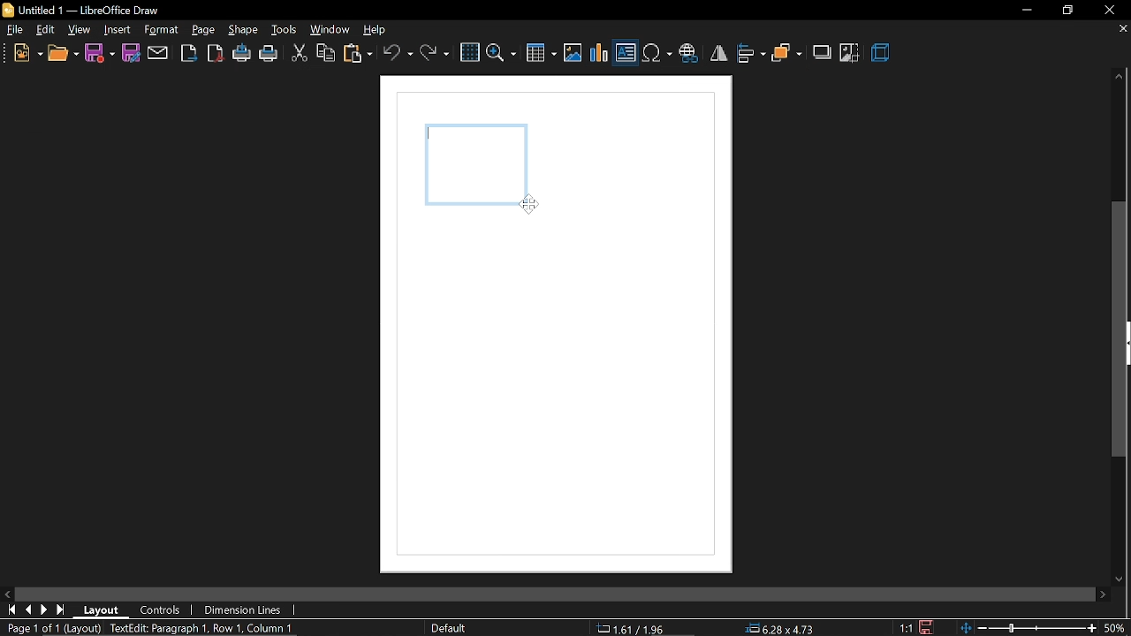 This screenshot has width=1131, height=636. Describe the element at coordinates (80, 30) in the screenshot. I see `view` at that location.